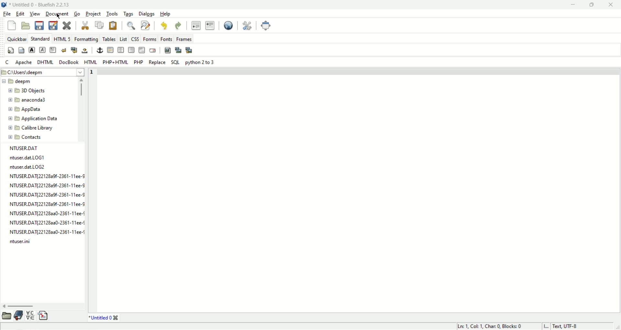 This screenshot has height=330, width=621. Describe the element at coordinates (131, 50) in the screenshot. I see `right justify` at that location.